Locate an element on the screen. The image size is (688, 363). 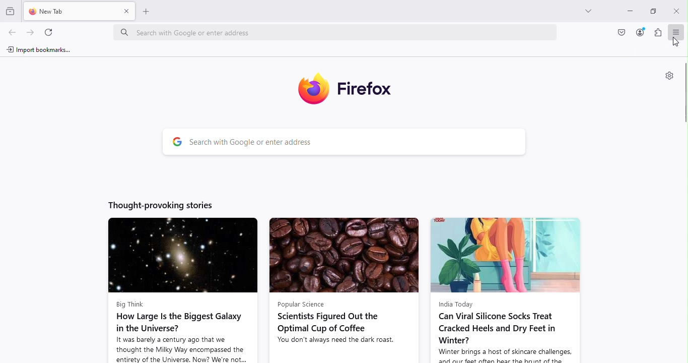
Close tab is located at coordinates (124, 10).